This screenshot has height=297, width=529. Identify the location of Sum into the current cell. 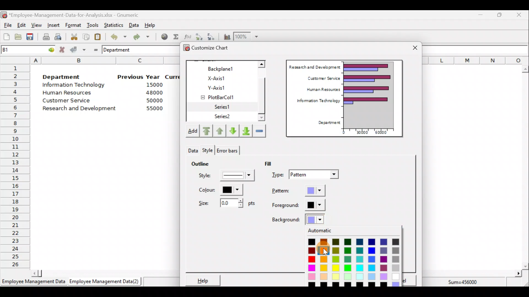
(175, 37).